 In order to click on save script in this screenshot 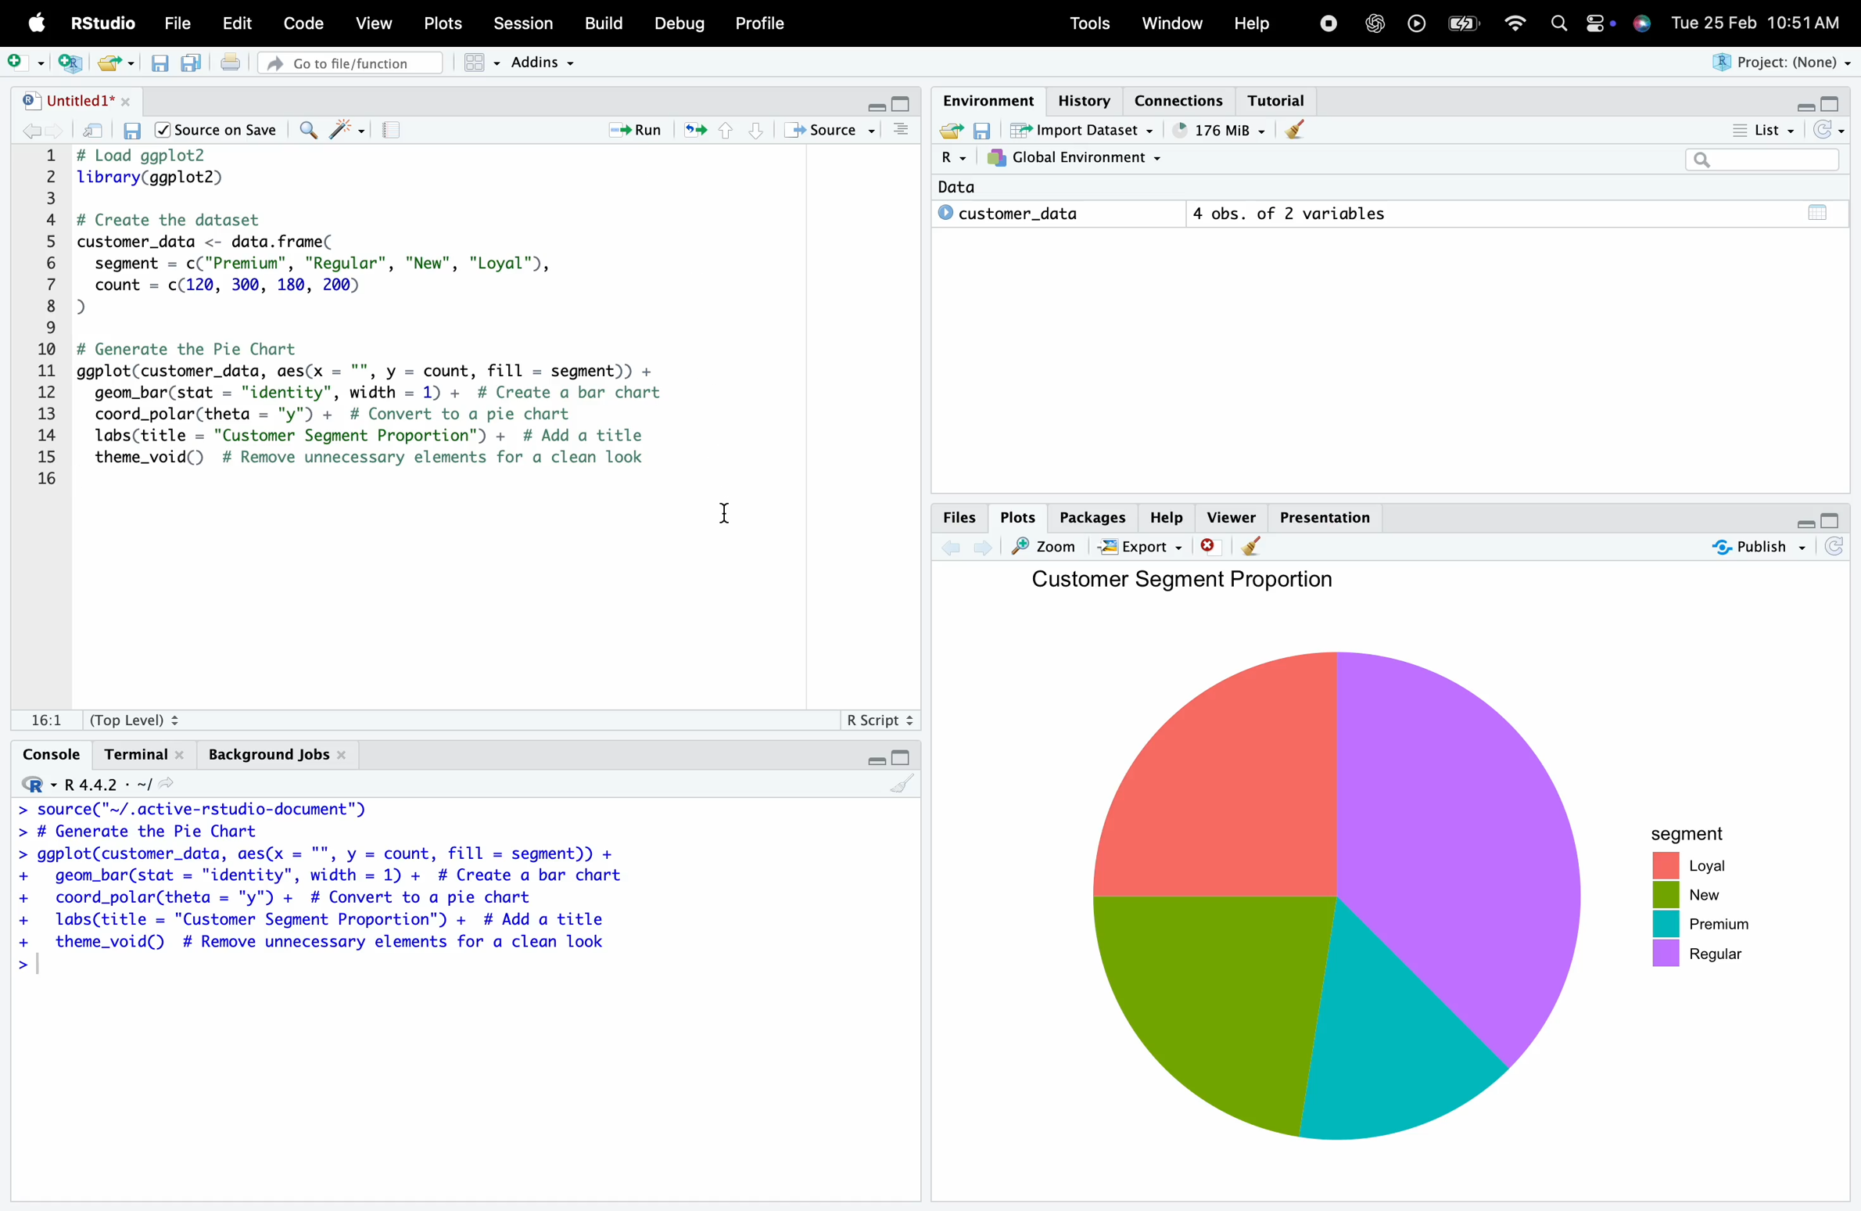, I will do `click(163, 70)`.